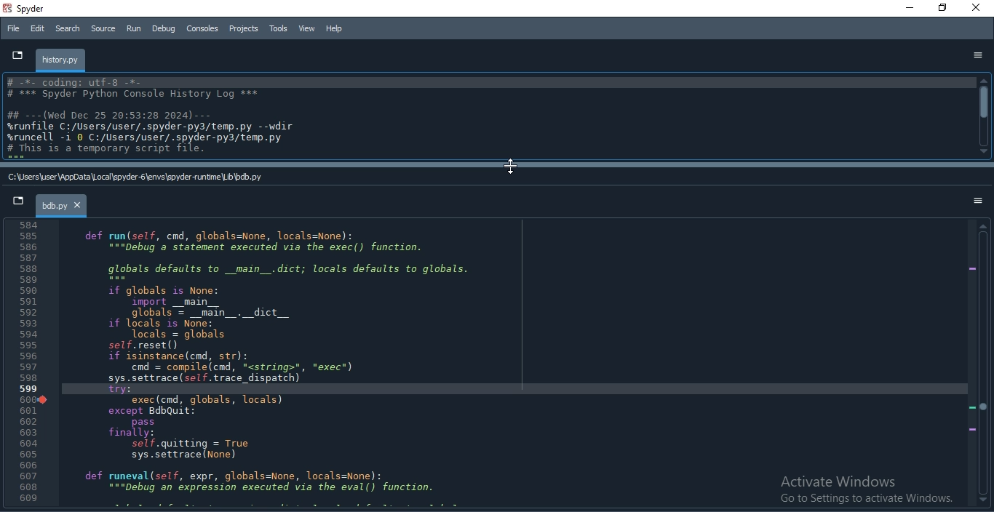 The height and width of the screenshot is (512, 994). I want to click on C:\Users\user \AppData | ocal \spyder-6 \envs\spyder runtime \Lib\bdb.py, so click(133, 177).